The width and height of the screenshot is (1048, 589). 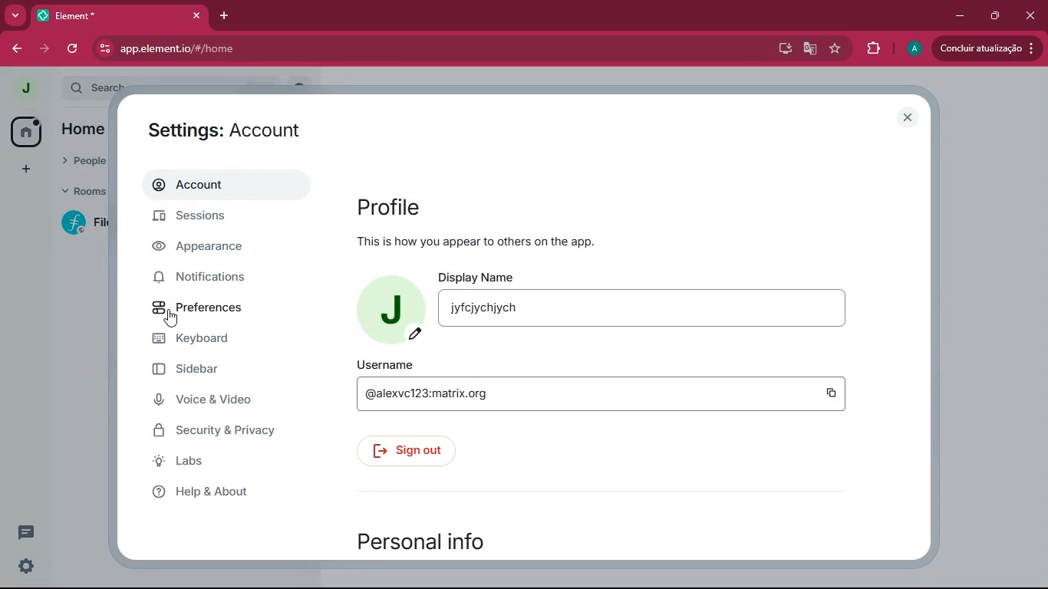 What do you see at coordinates (574, 393) in the screenshot?
I see `@alexvc123:matrix.org` at bounding box center [574, 393].